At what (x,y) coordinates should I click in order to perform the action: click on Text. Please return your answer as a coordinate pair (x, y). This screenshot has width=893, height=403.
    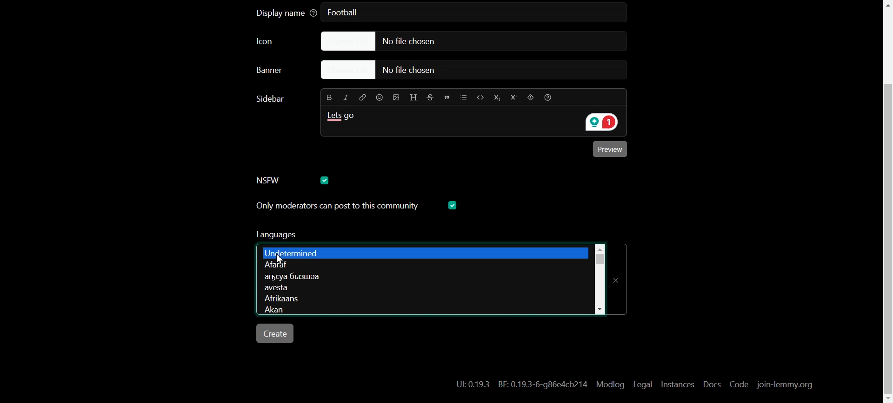
    Looking at the image, I should click on (346, 13).